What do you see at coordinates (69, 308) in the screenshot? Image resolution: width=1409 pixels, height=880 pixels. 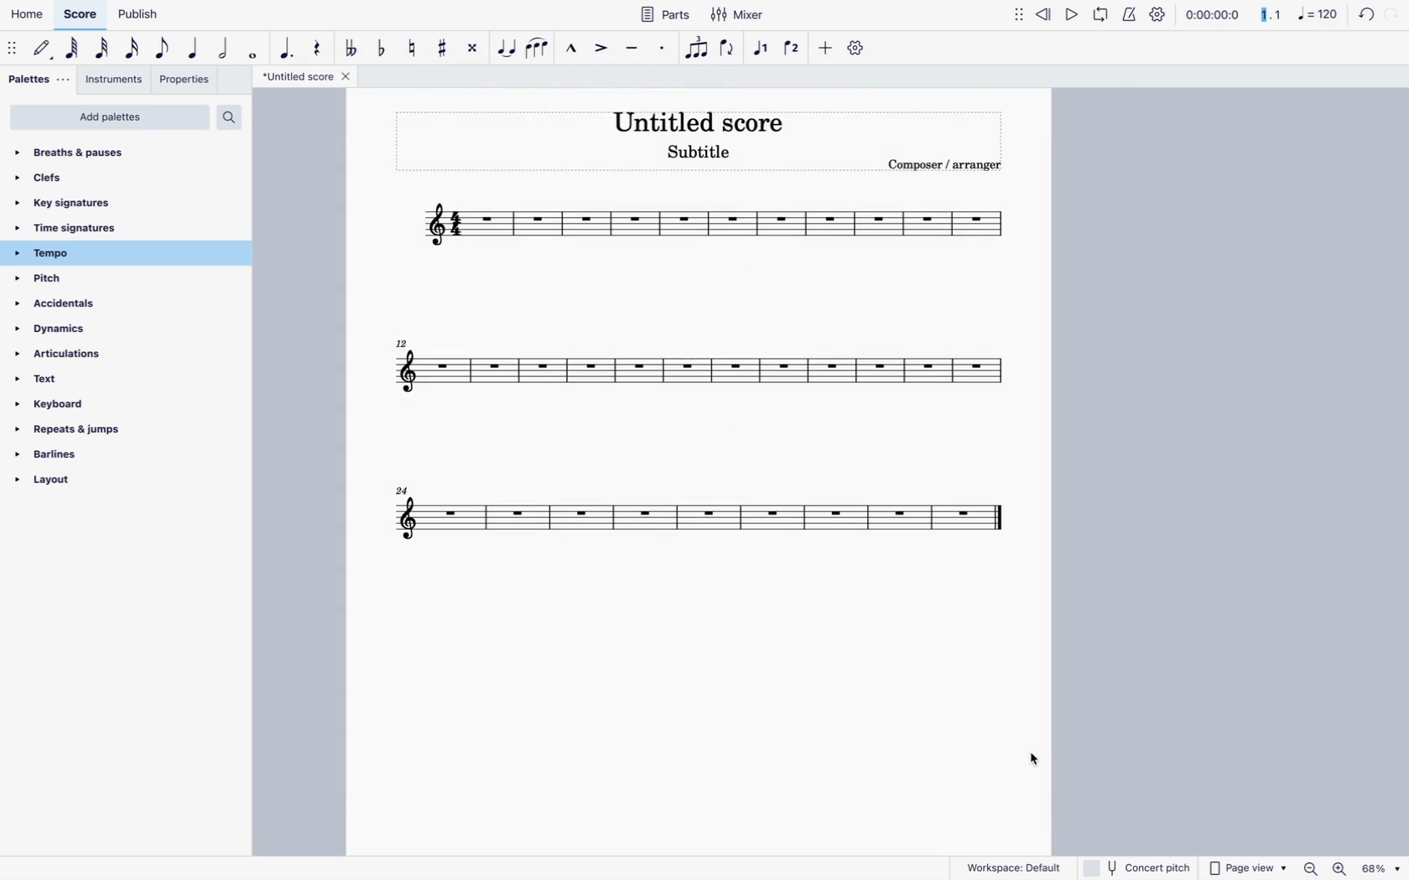 I see `accidentals` at bounding box center [69, 308].